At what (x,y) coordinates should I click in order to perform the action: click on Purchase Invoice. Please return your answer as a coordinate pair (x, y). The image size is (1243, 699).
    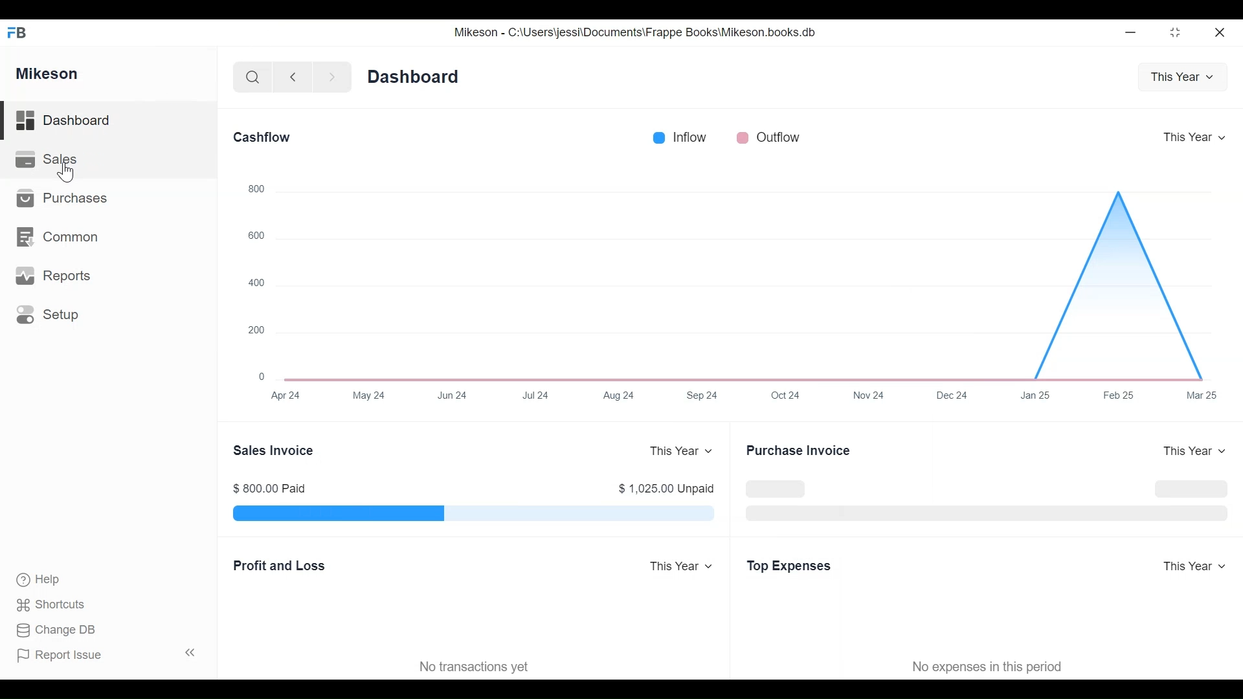
    Looking at the image, I should click on (800, 451).